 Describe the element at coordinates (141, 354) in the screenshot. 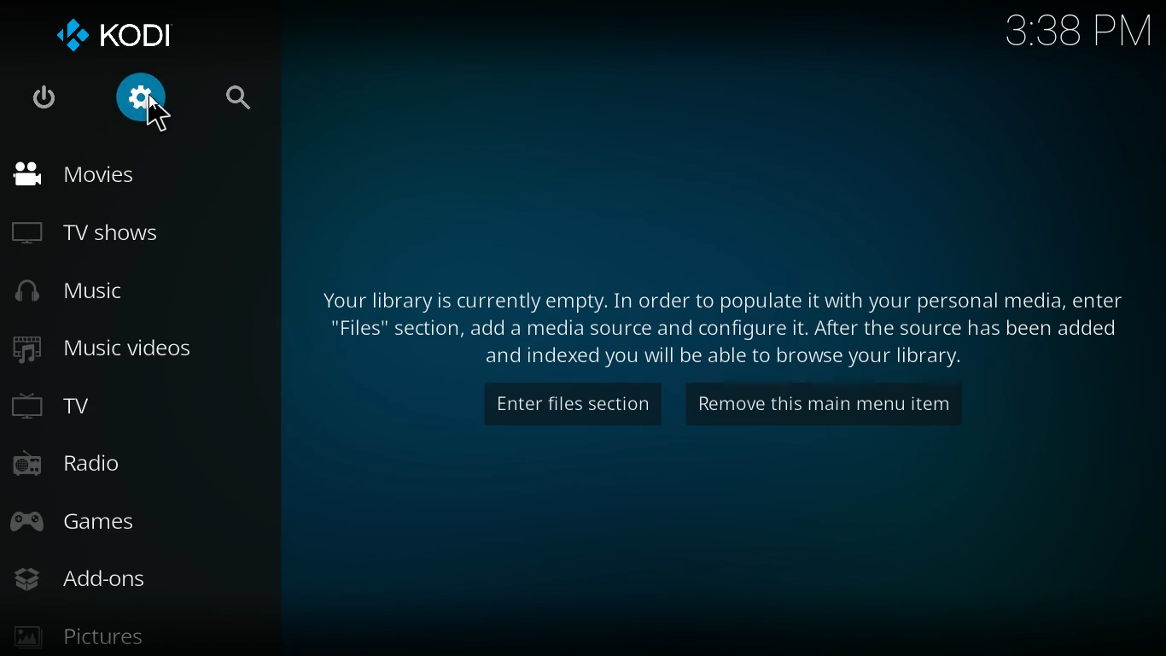

I see `music videos` at that location.